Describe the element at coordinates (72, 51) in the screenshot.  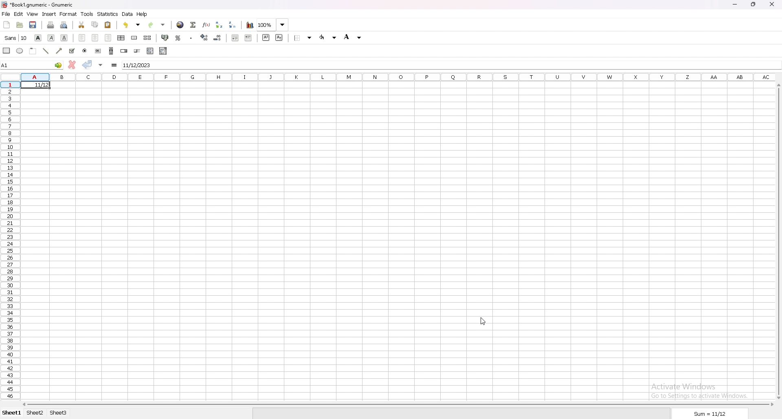
I see `tickbox` at that location.